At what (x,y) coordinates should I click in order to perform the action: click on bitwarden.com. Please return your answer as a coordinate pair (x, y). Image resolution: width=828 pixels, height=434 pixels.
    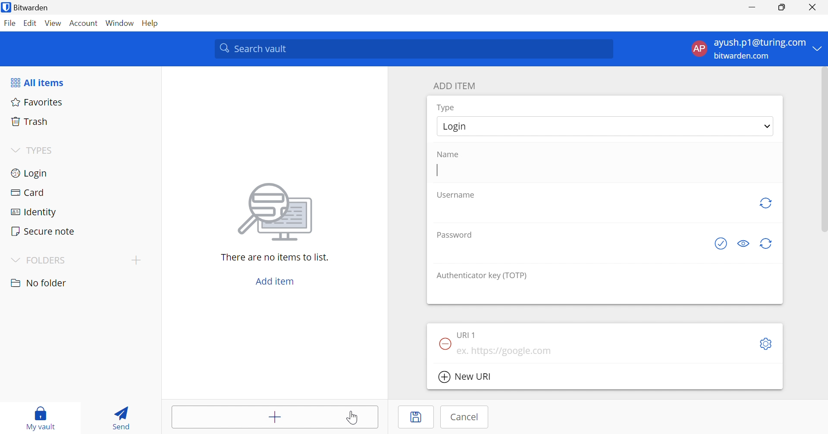
    Looking at the image, I should click on (744, 56).